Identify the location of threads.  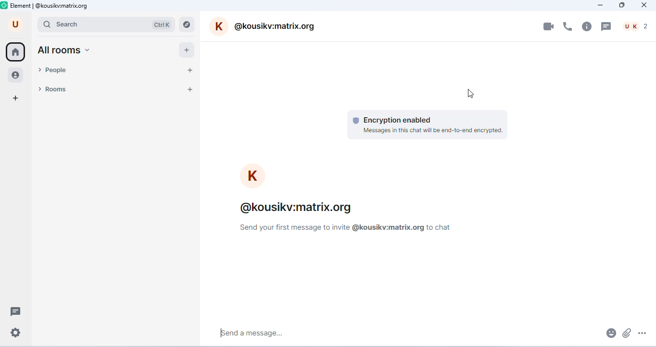
(607, 26).